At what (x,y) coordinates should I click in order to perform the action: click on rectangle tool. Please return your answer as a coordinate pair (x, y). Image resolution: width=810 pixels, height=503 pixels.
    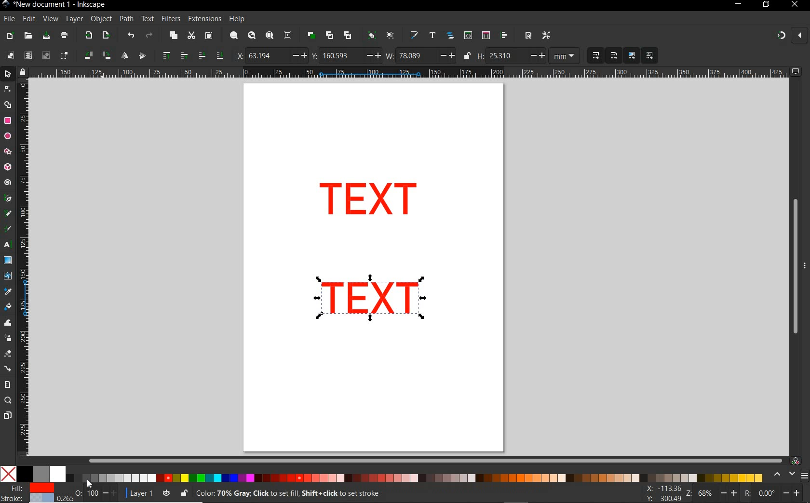
    Looking at the image, I should click on (8, 120).